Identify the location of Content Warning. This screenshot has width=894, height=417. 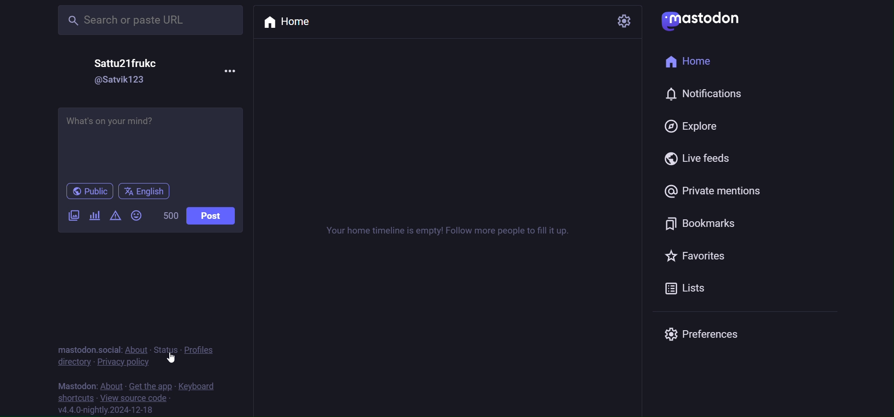
(116, 220).